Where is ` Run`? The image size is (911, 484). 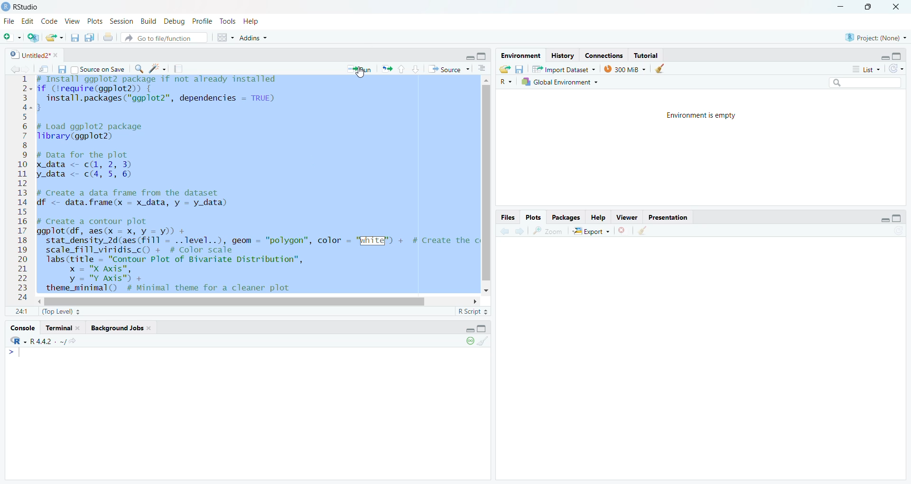  Run is located at coordinates (360, 70).